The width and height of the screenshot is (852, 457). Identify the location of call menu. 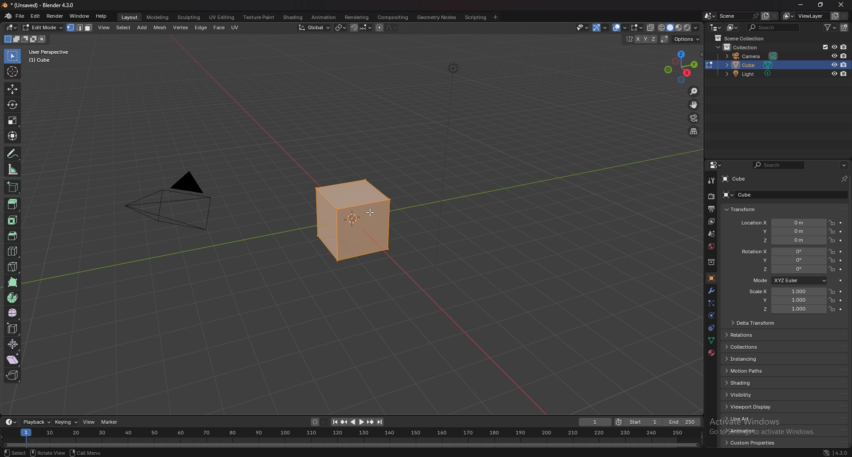
(87, 453).